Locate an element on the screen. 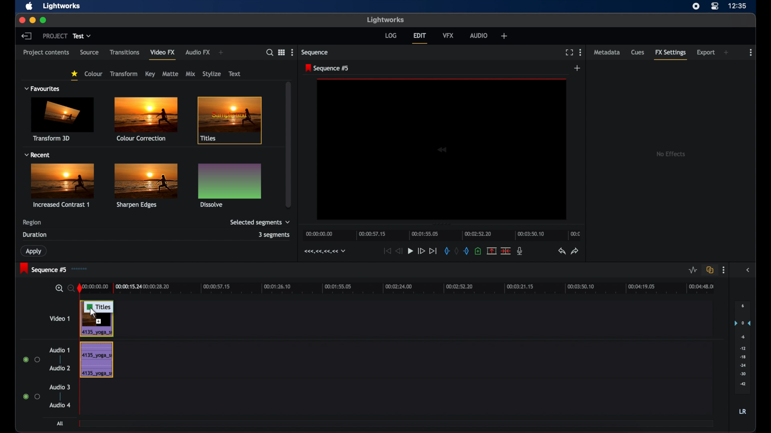 Image resolution: width=771 pixels, height=433 pixels. apply is located at coordinates (35, 251).